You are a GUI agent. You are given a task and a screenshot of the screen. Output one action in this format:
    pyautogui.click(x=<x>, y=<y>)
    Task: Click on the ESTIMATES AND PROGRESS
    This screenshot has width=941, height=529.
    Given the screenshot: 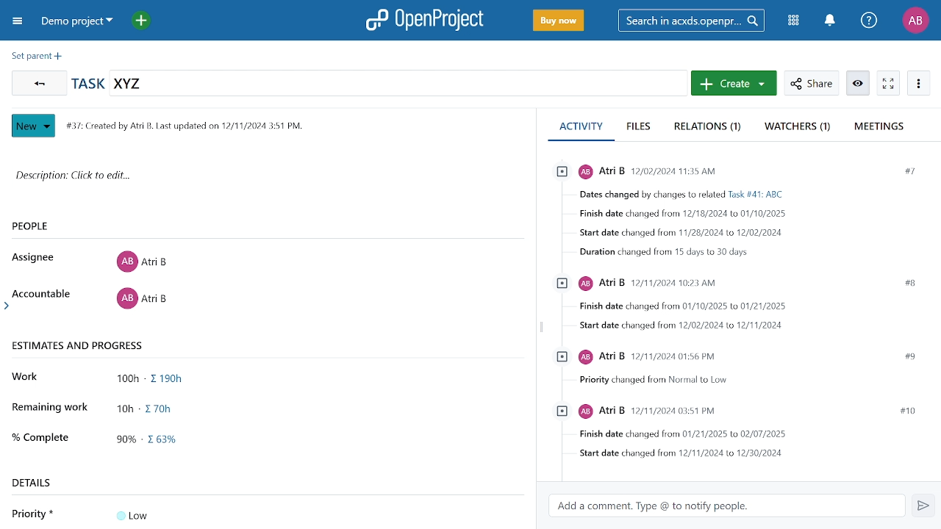 What is the action you would take?
    pyautogui.click(x=78, y=346)
    